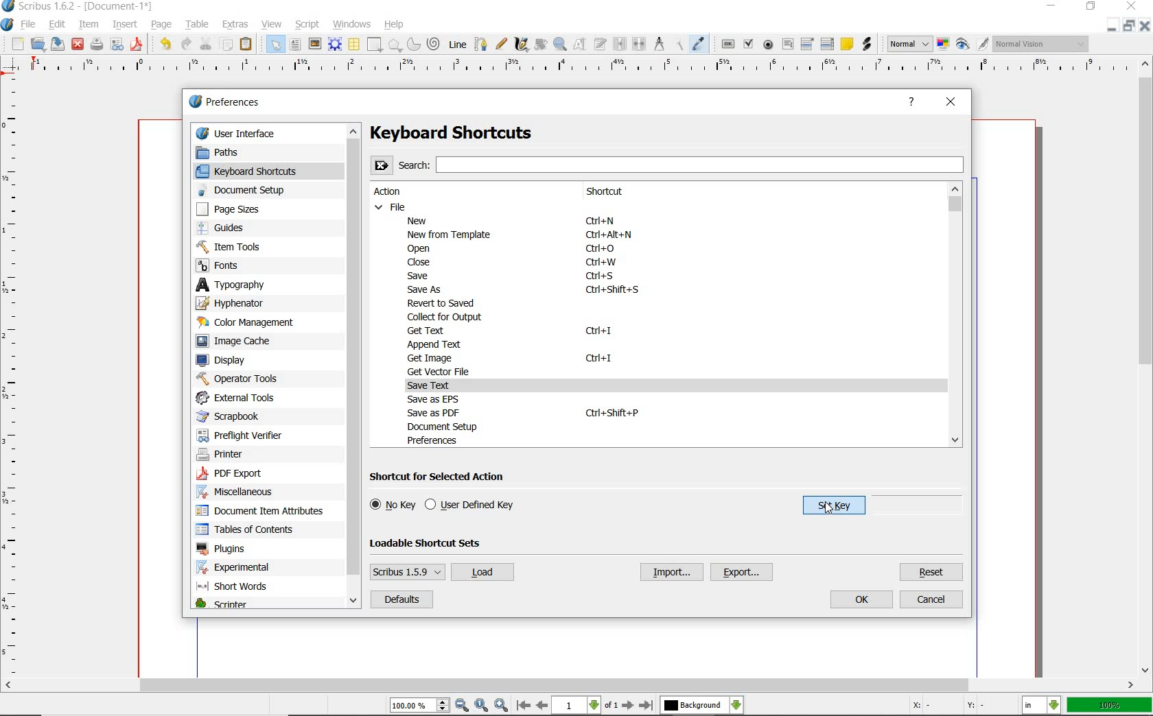 The height and width of the screenshot is (716, 1153). Describe the element at coordinates (17, 45) in the screenshot. I see `new` at that location.